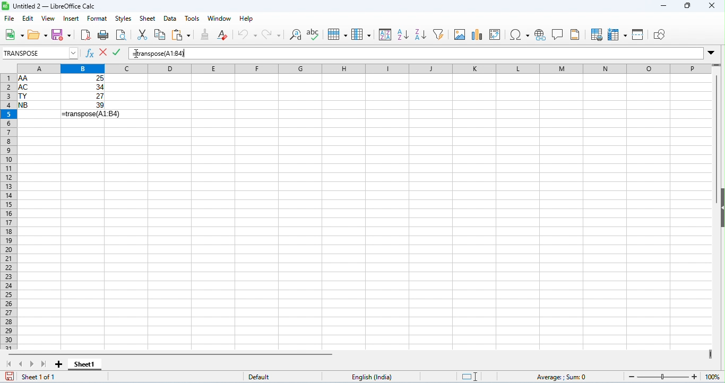 Image resolution: width=725 pixels, height=383 pixels. What do you see at coordinates (14, 36) in the screenshot?
I see `new` at bounding box center [14, 36].